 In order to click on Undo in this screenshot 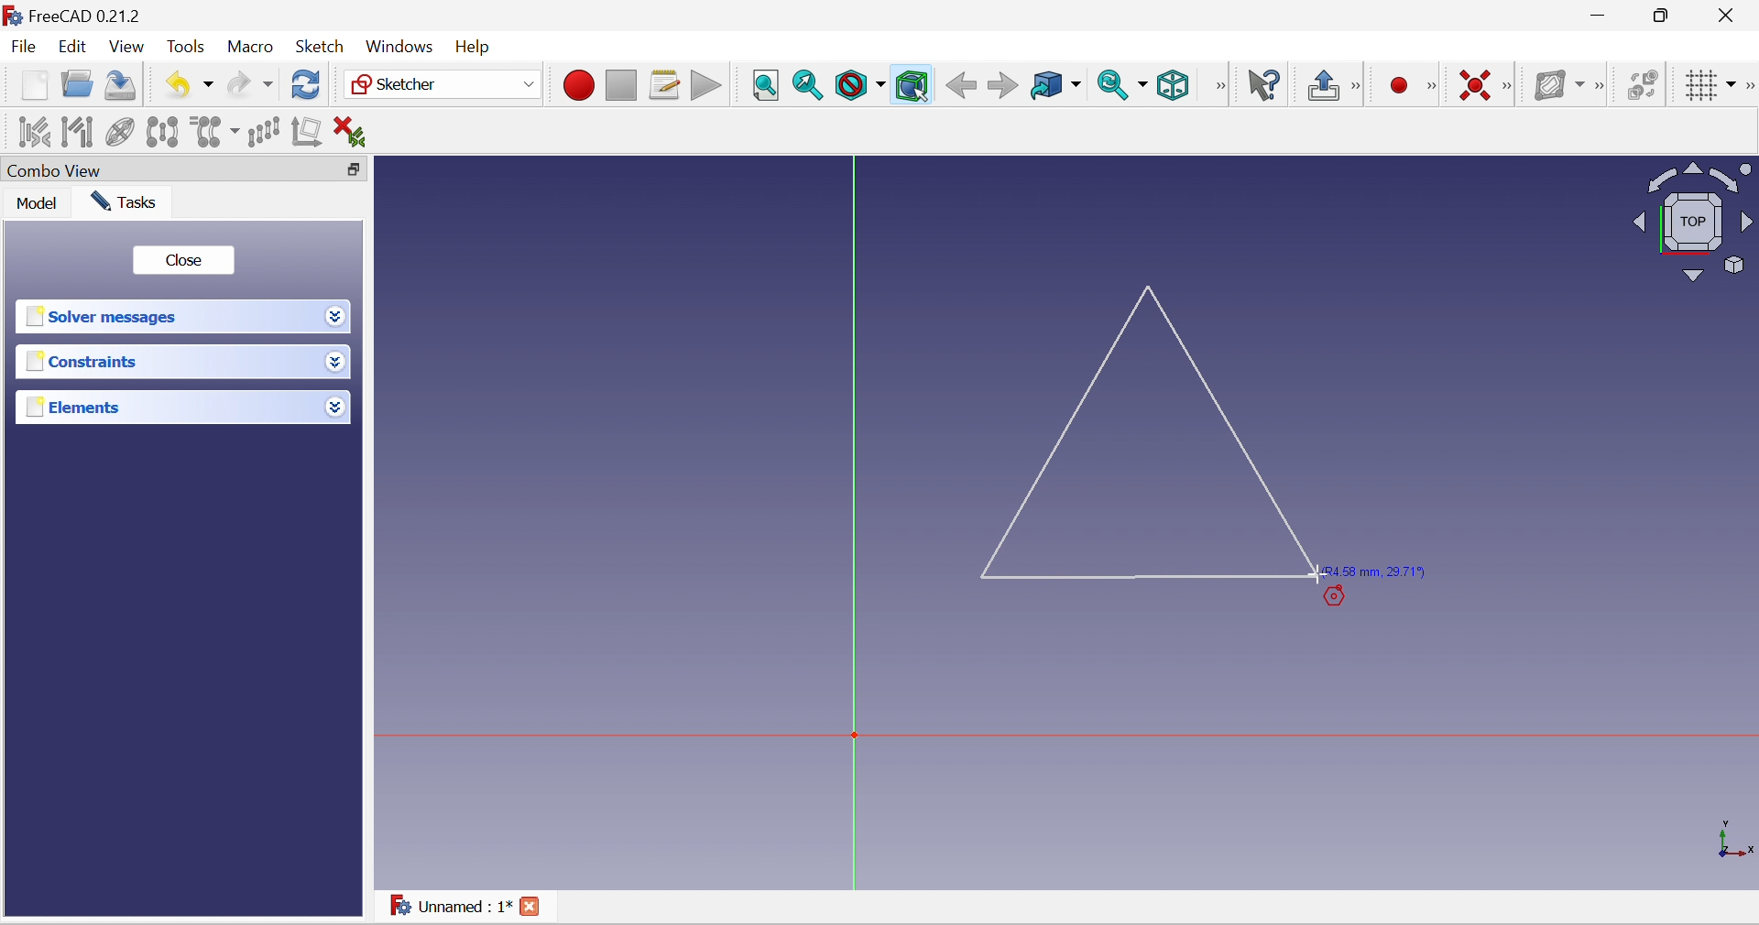, I will do `click(188, 86)`.